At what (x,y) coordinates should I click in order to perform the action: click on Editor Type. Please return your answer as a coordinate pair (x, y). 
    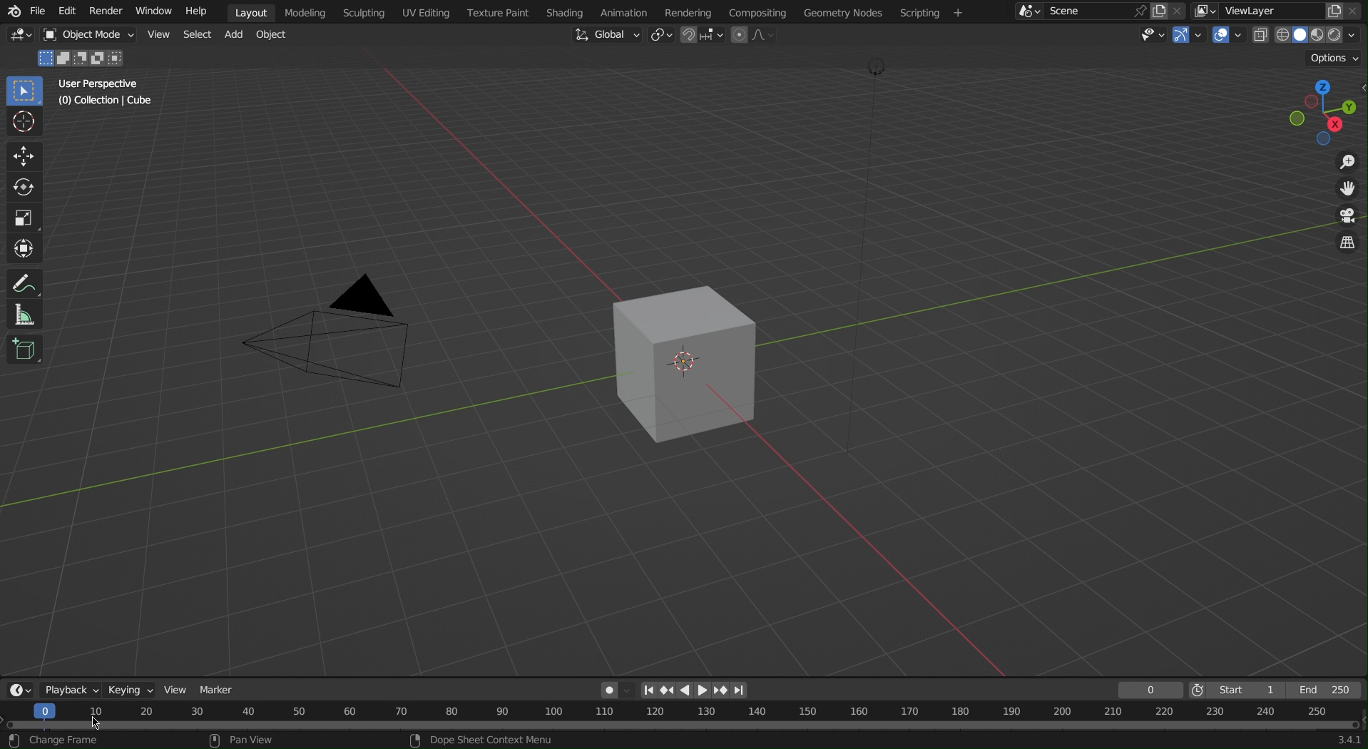
    Looking at the image, I should click on (17, 691).